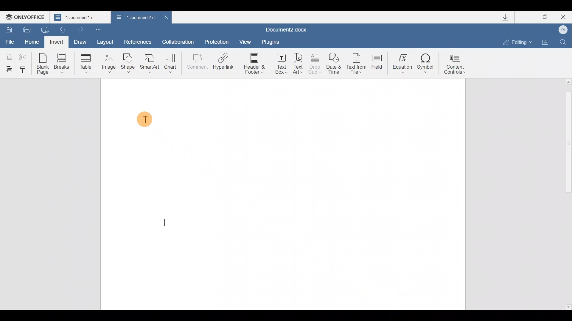 The image size is (572, 321). What do you see at coordinates (8, 54) in the screenshot?
I see `Copy` at bounding box center [8, 54].